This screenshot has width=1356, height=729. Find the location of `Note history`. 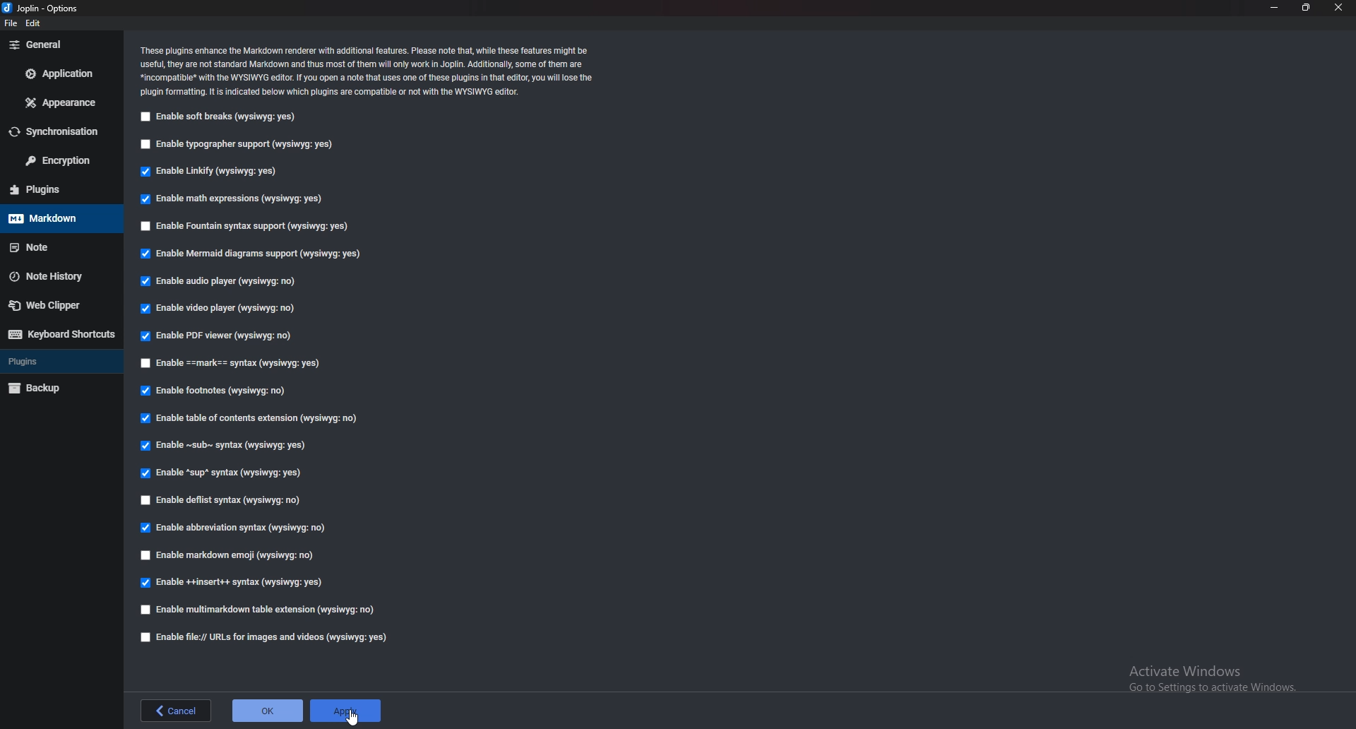

Note history is located at coordinates (59, 276).